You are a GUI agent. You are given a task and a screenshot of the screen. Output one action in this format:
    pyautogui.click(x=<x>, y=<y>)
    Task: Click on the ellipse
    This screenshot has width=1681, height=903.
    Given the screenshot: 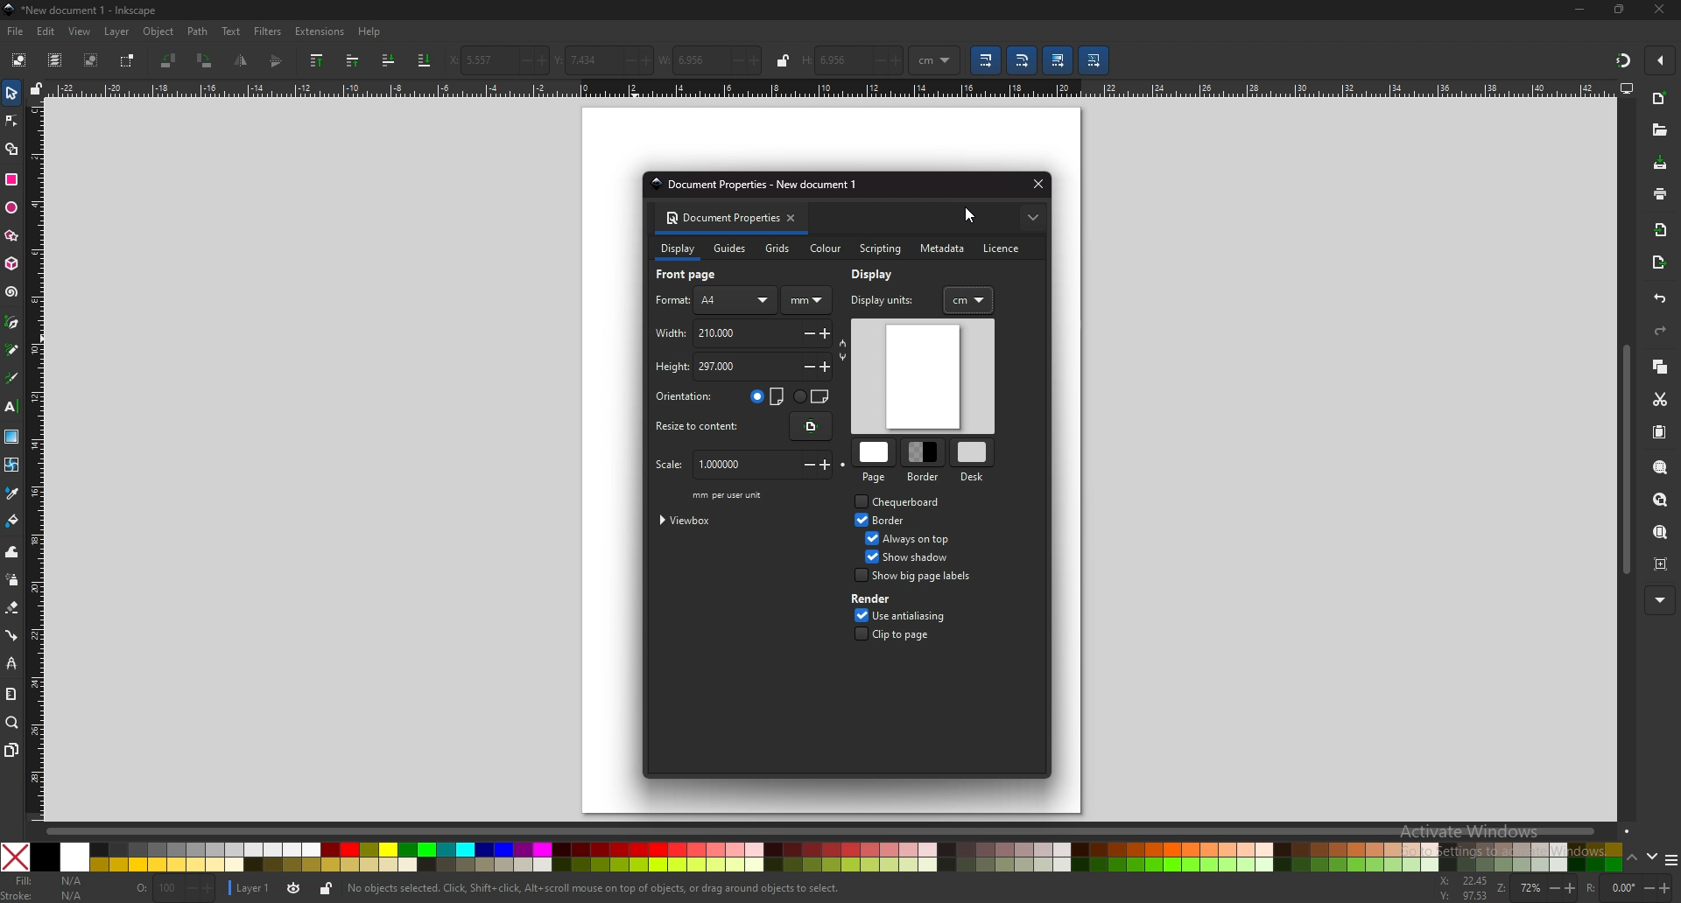 What is the action you would take?
    pyautogui.click(x=11, y=207)
    